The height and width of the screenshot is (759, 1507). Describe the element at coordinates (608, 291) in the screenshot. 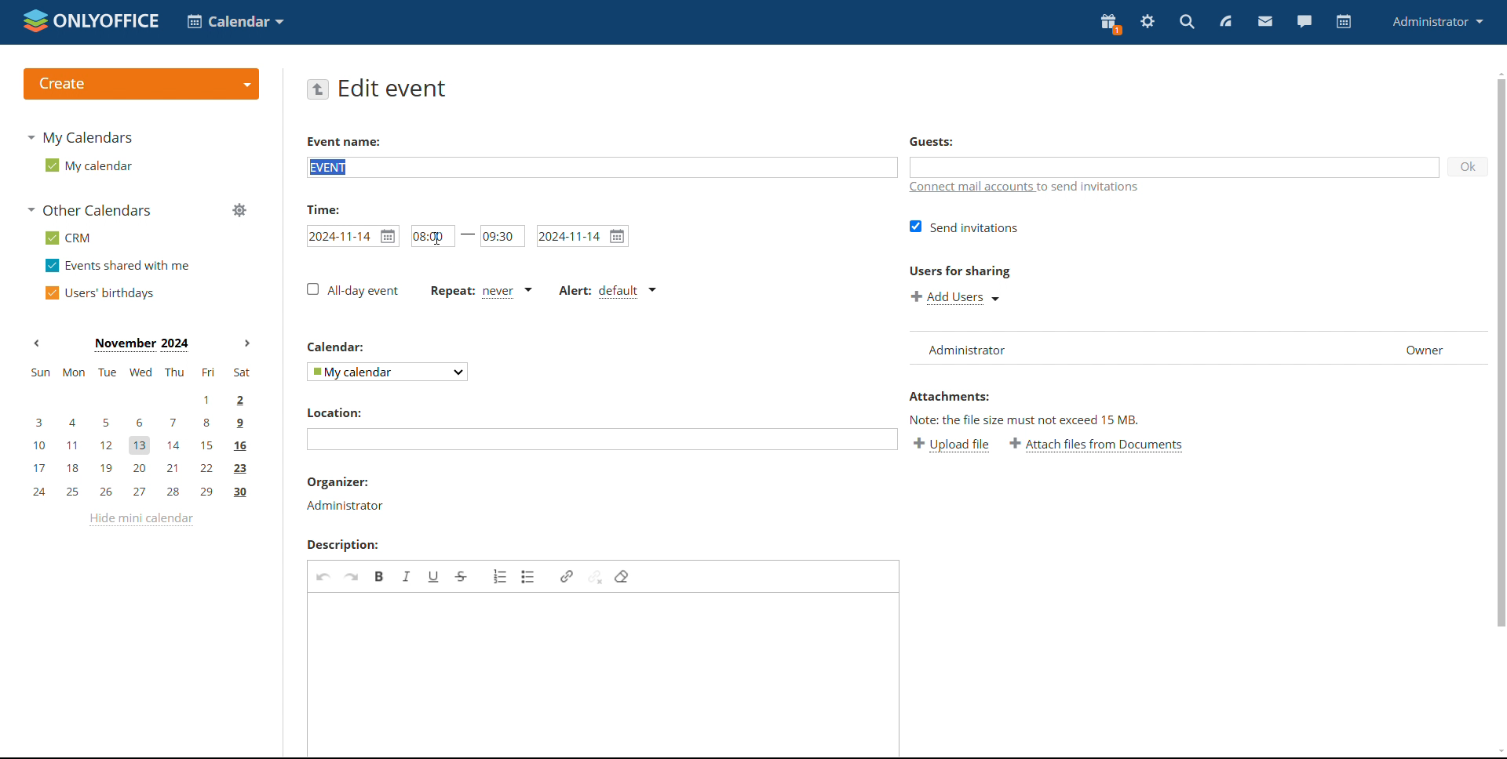

I see `alert type` at that location.